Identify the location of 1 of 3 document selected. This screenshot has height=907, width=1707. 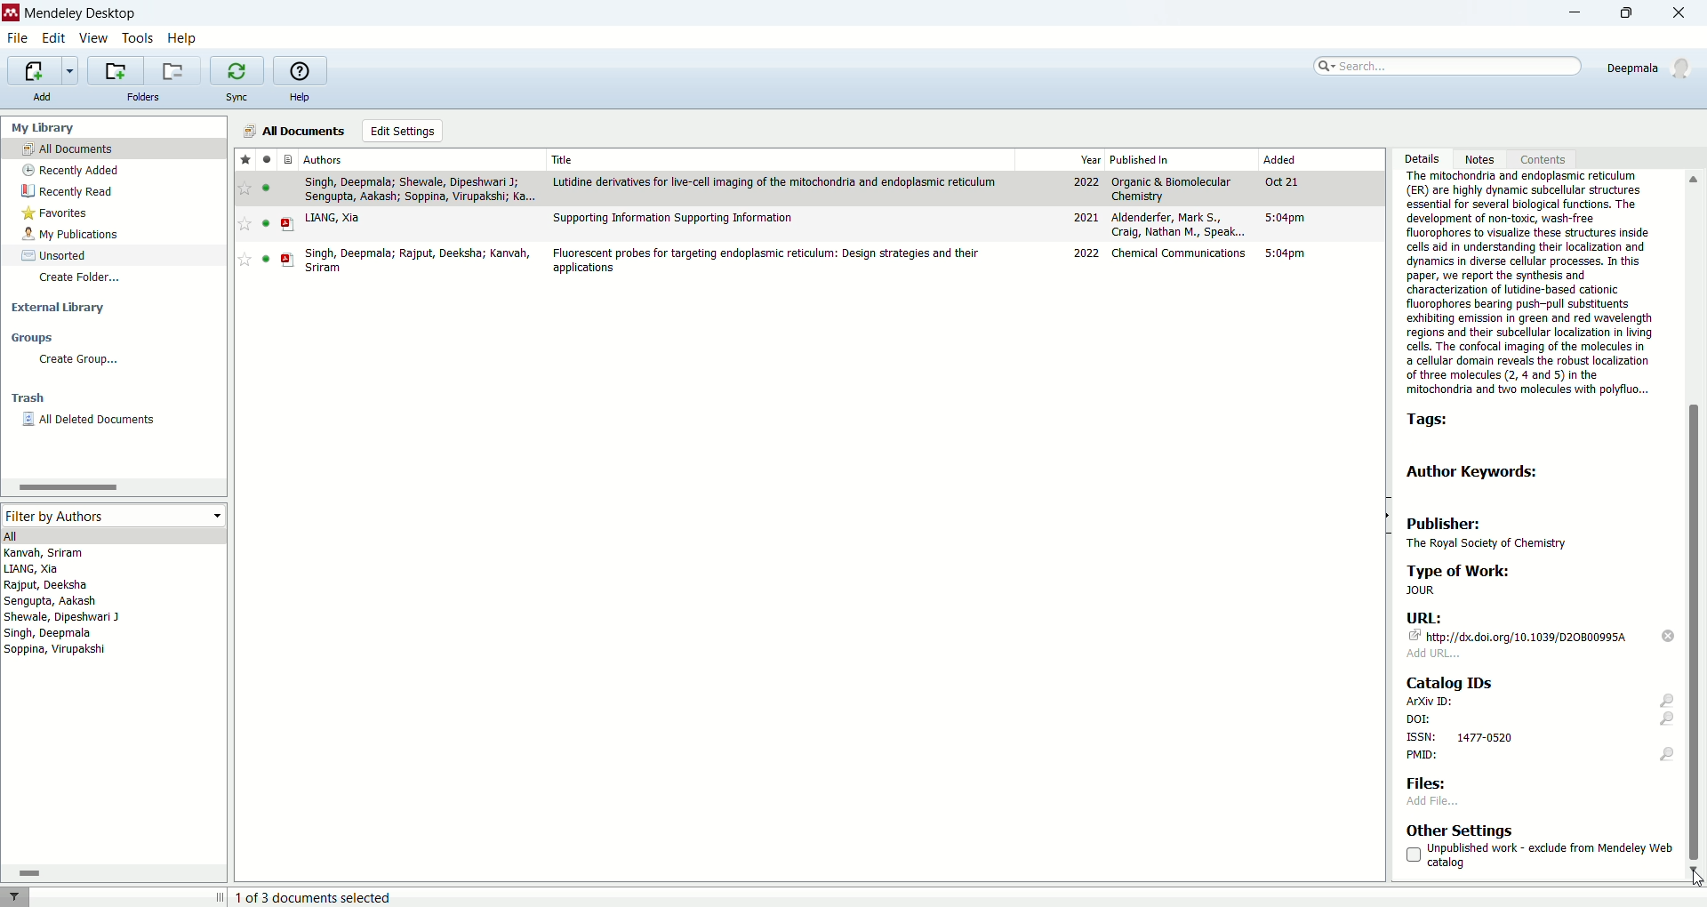
(322, 897).